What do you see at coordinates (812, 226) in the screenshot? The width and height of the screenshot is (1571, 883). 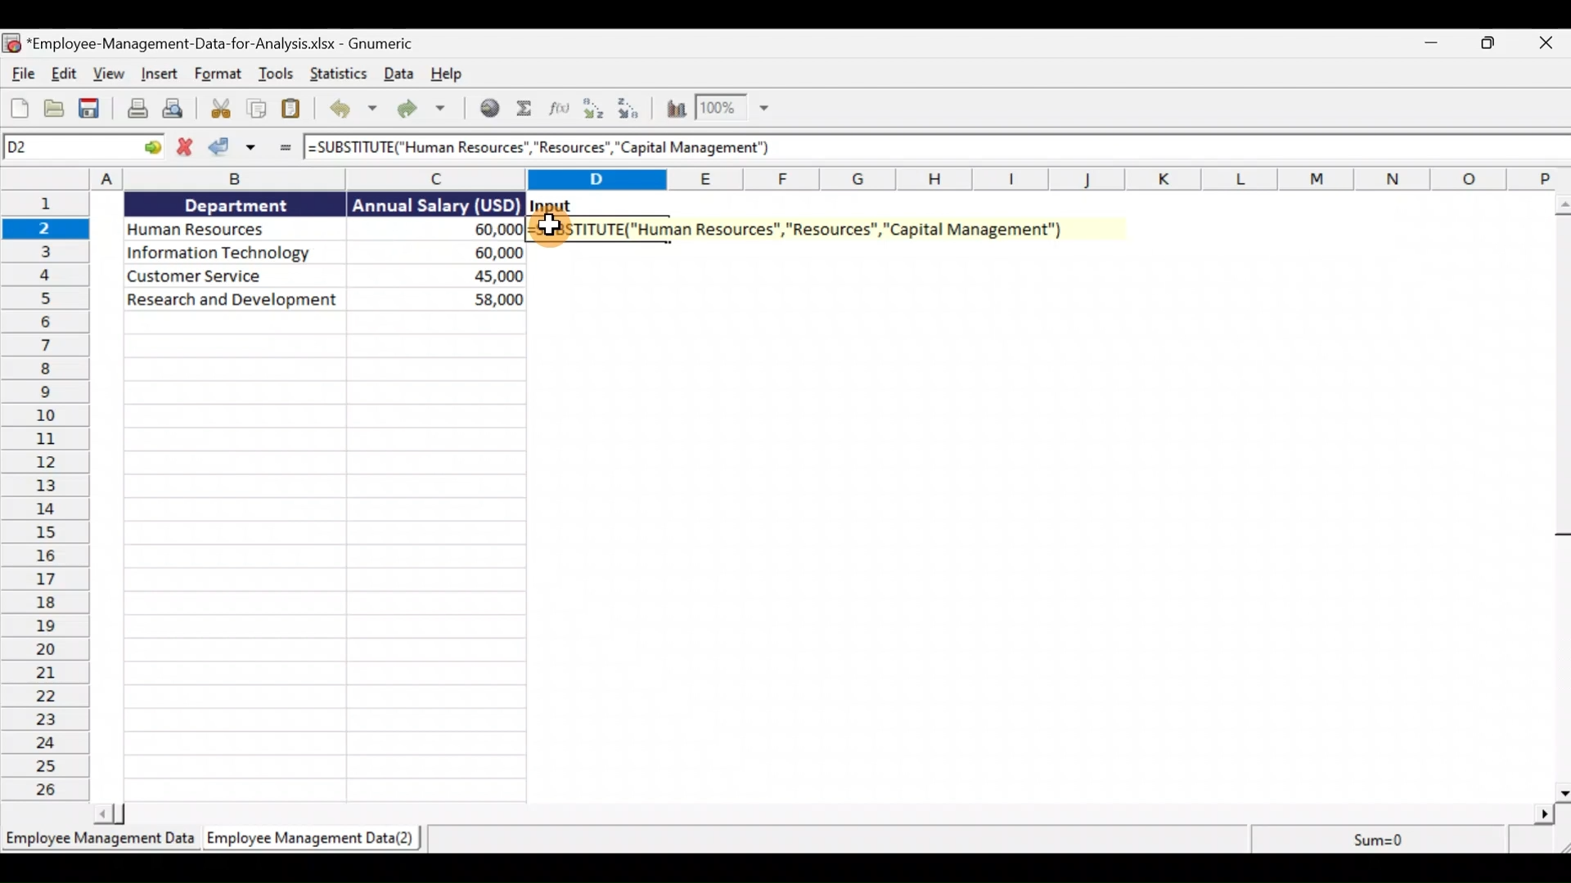 I see `=SUBSTITUTE("Human Resources","Resources","Capital Management")` at bounding box center [812, 226].